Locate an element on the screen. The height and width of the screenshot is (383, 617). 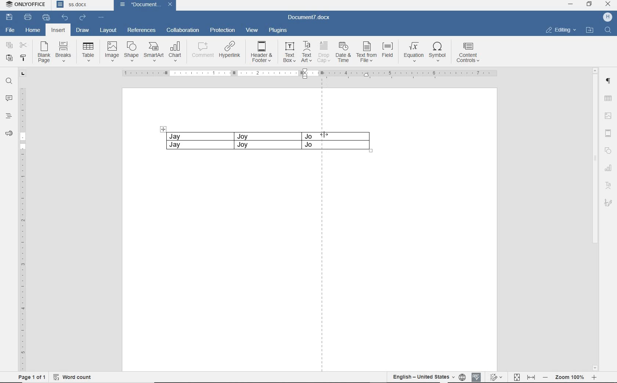
COLLABORATION is located at coordinates (182, 31).